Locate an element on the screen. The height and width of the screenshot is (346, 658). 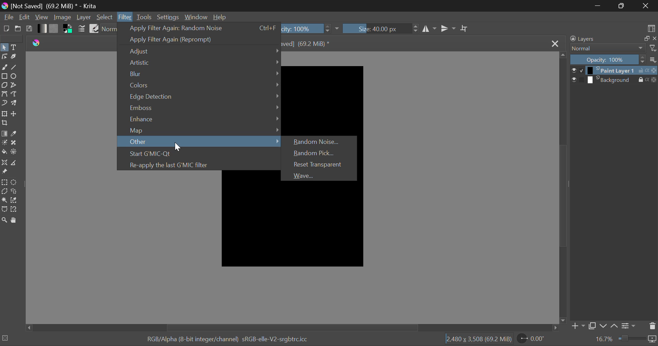
alpha is located at coordinates (647, 70).